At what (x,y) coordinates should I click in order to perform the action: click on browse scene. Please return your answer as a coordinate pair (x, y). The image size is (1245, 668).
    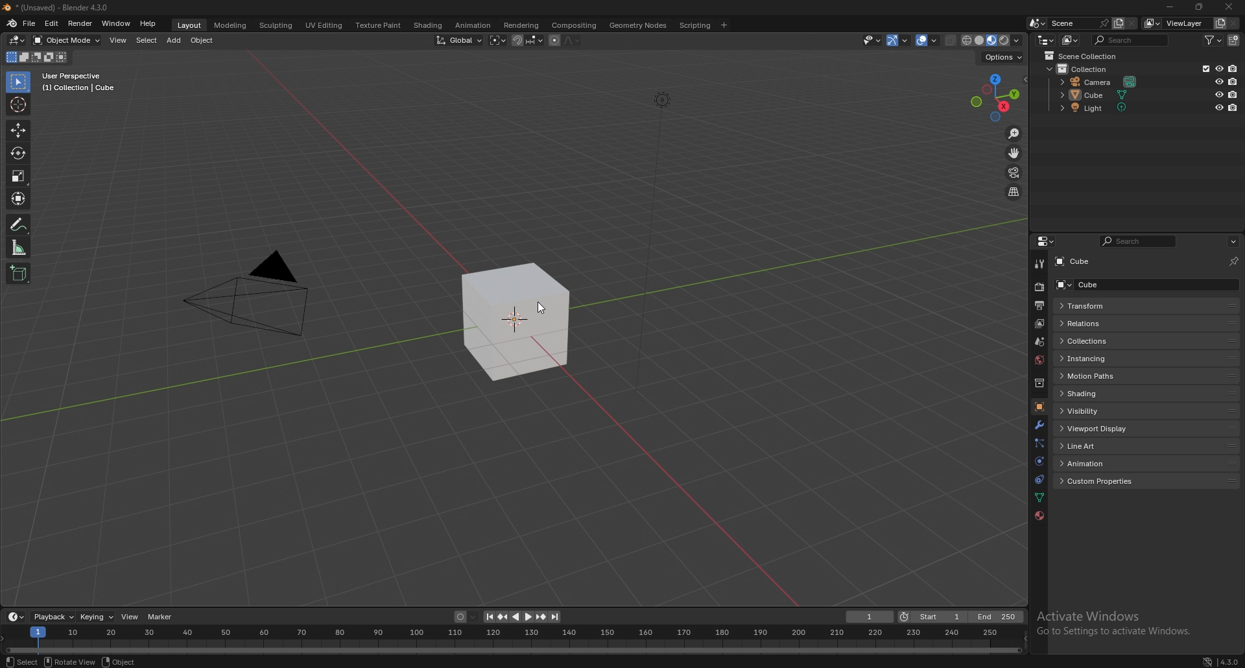
    Looking at the image, I should click on (1037, 23).